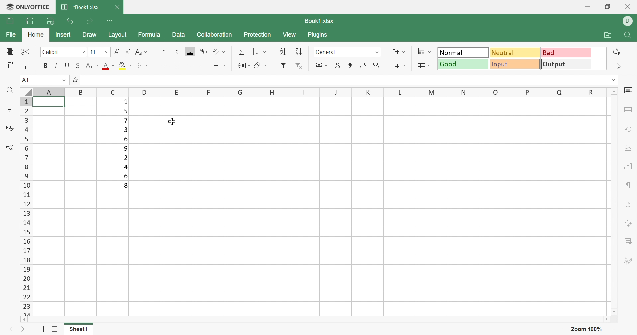  Describe the element at coordinates (613, 91) in the screenshot. I see `Scroll Up` at that location.